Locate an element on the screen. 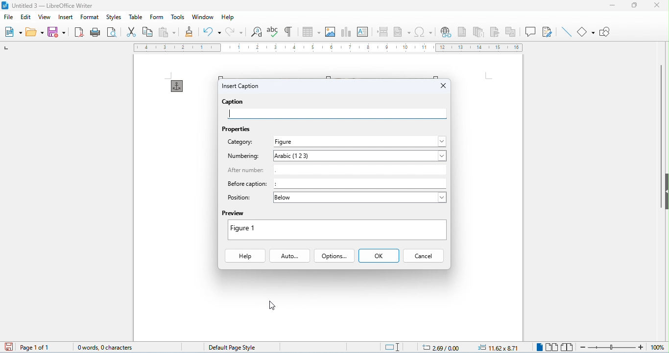 This screenshot has height=353, width=669. standard selection is located at coordinates (392, 347).